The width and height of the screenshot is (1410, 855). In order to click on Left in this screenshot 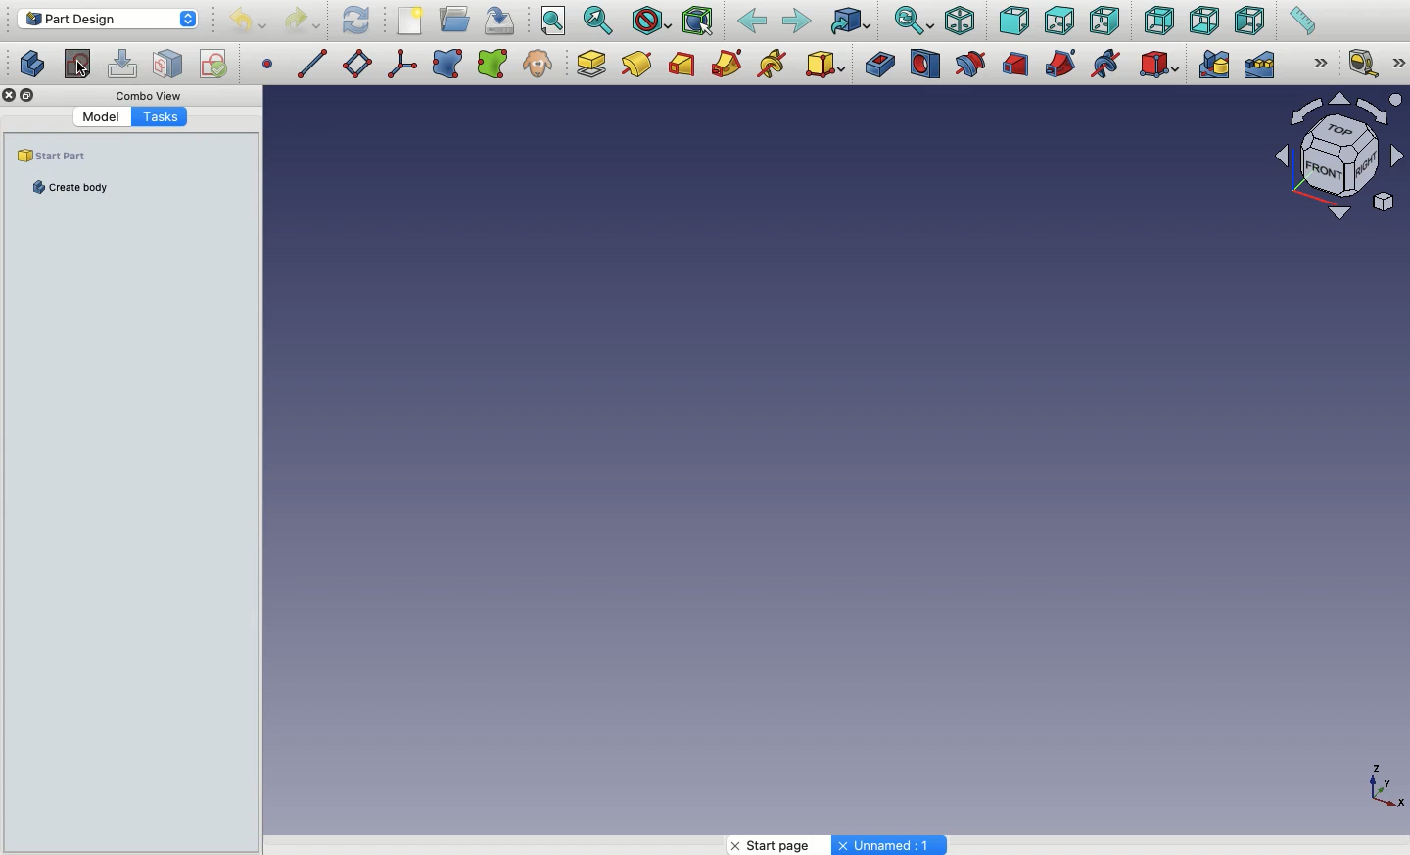, I will do `click(1248, 22)`.